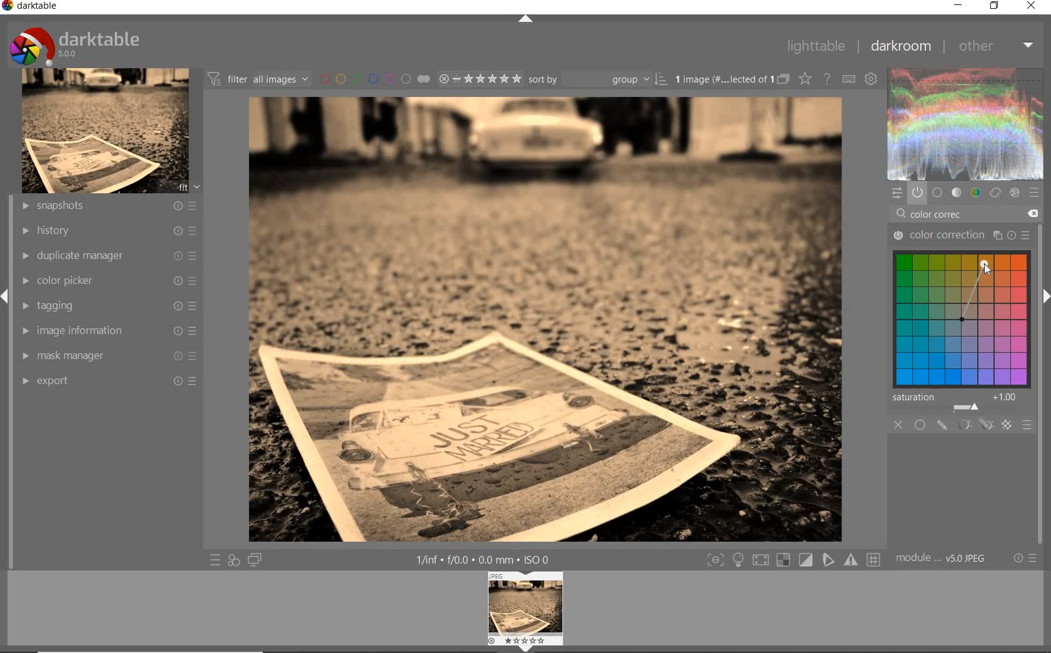 Image resolution: width=1051 pixels, height=653 pixels. What do you see at coordinates (962, 236) in the screenshot?
I see `color correction` at bounding box center [962, 236].